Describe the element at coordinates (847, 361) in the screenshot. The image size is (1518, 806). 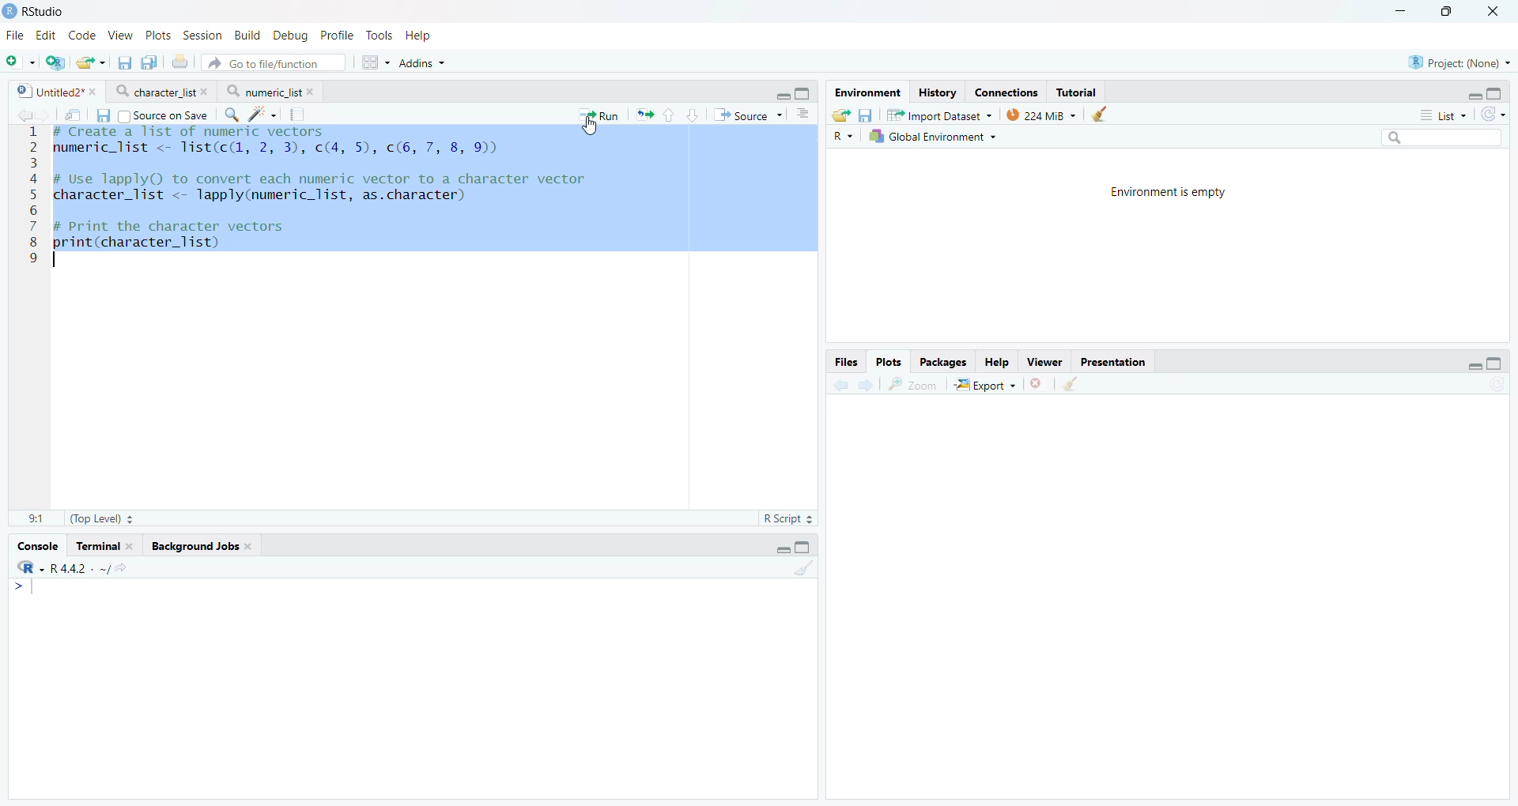
I see `Files` at that location.